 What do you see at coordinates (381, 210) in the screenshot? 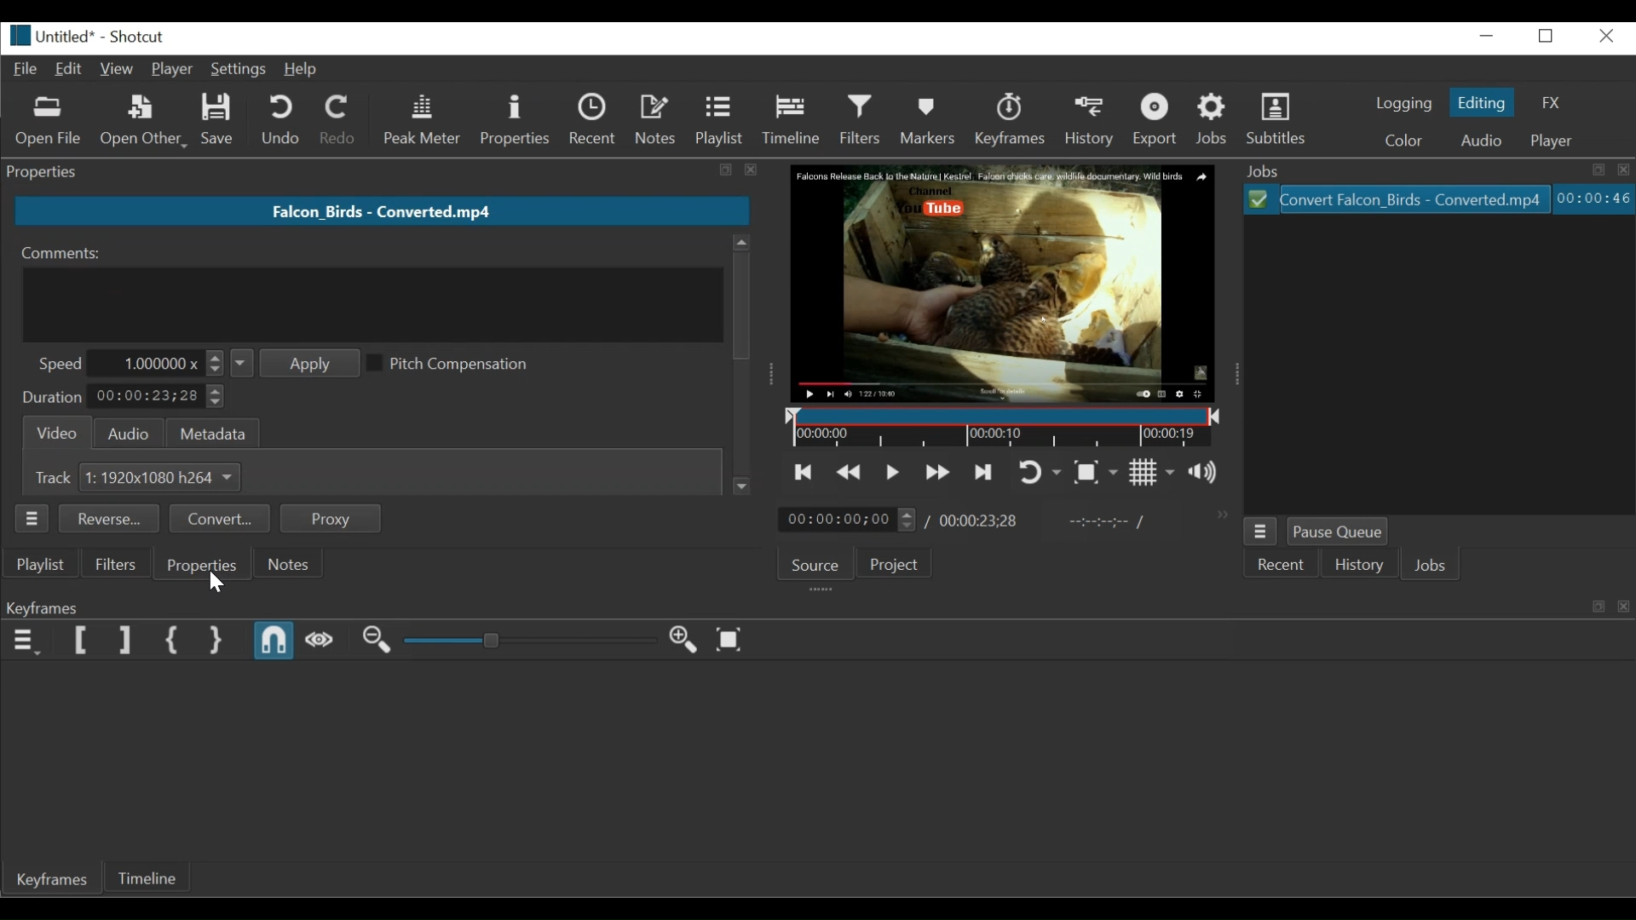
I see `File name` at bounding box center [381, 210].